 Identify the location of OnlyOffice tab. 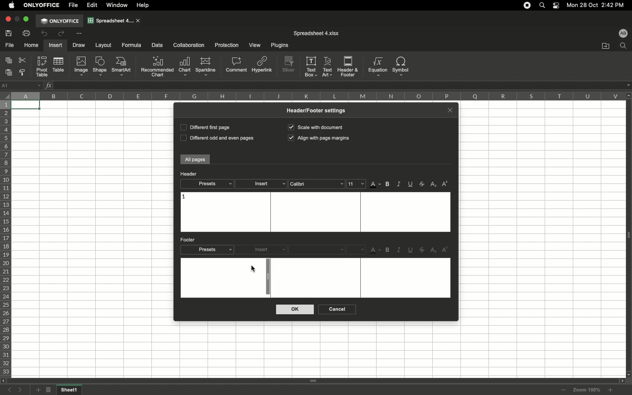
(60, 21).